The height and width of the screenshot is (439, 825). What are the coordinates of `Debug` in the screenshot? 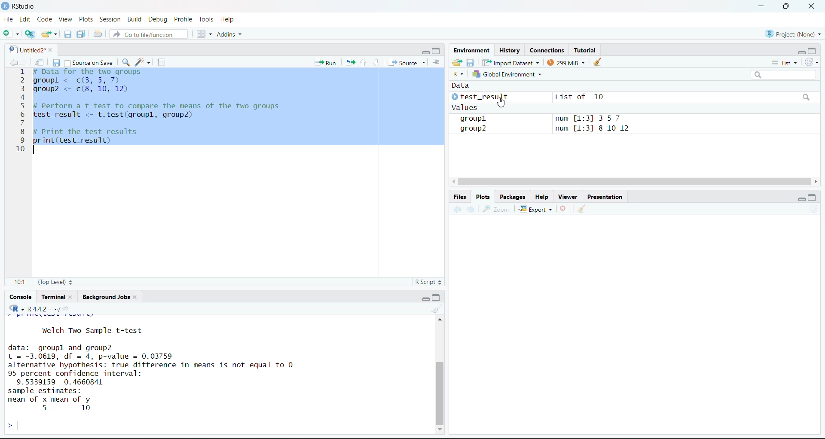 It's located at (158, 19).